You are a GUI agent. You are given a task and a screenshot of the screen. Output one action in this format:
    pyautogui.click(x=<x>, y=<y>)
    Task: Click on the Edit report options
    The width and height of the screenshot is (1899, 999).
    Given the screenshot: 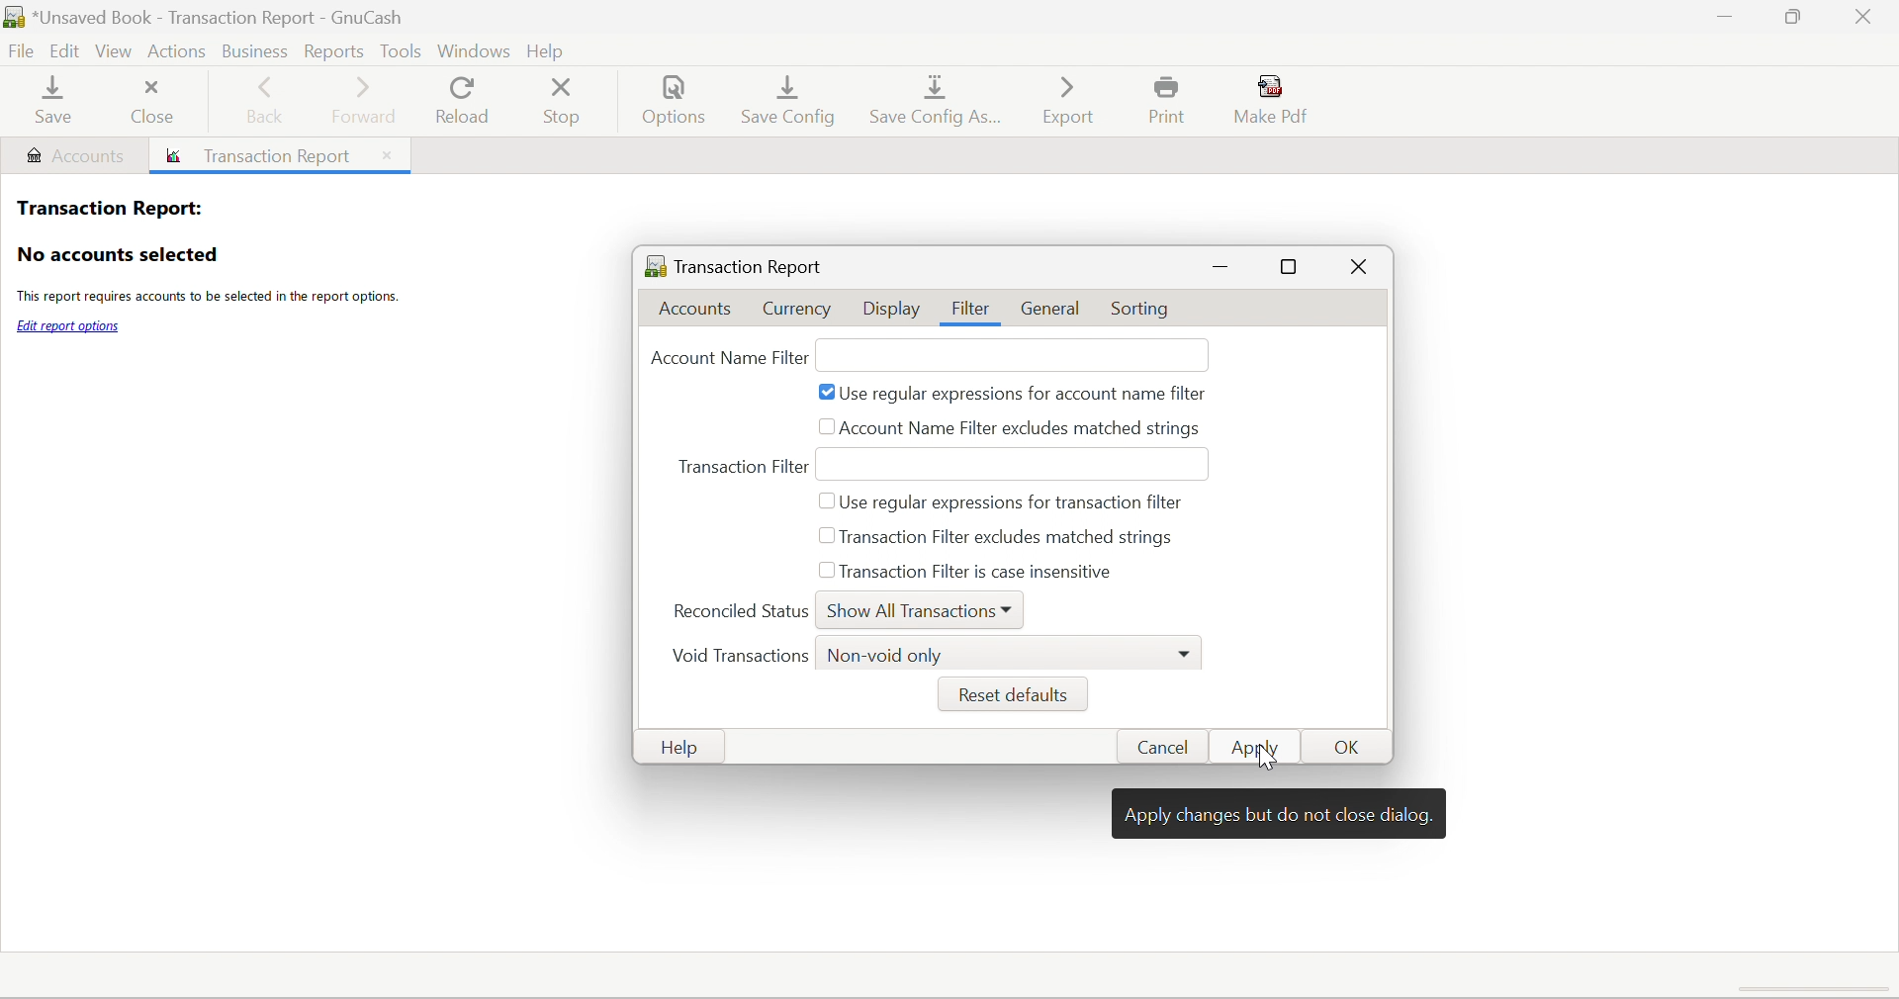 What is the action you would take?
    pyautogui.click(x=69, y=326)
    